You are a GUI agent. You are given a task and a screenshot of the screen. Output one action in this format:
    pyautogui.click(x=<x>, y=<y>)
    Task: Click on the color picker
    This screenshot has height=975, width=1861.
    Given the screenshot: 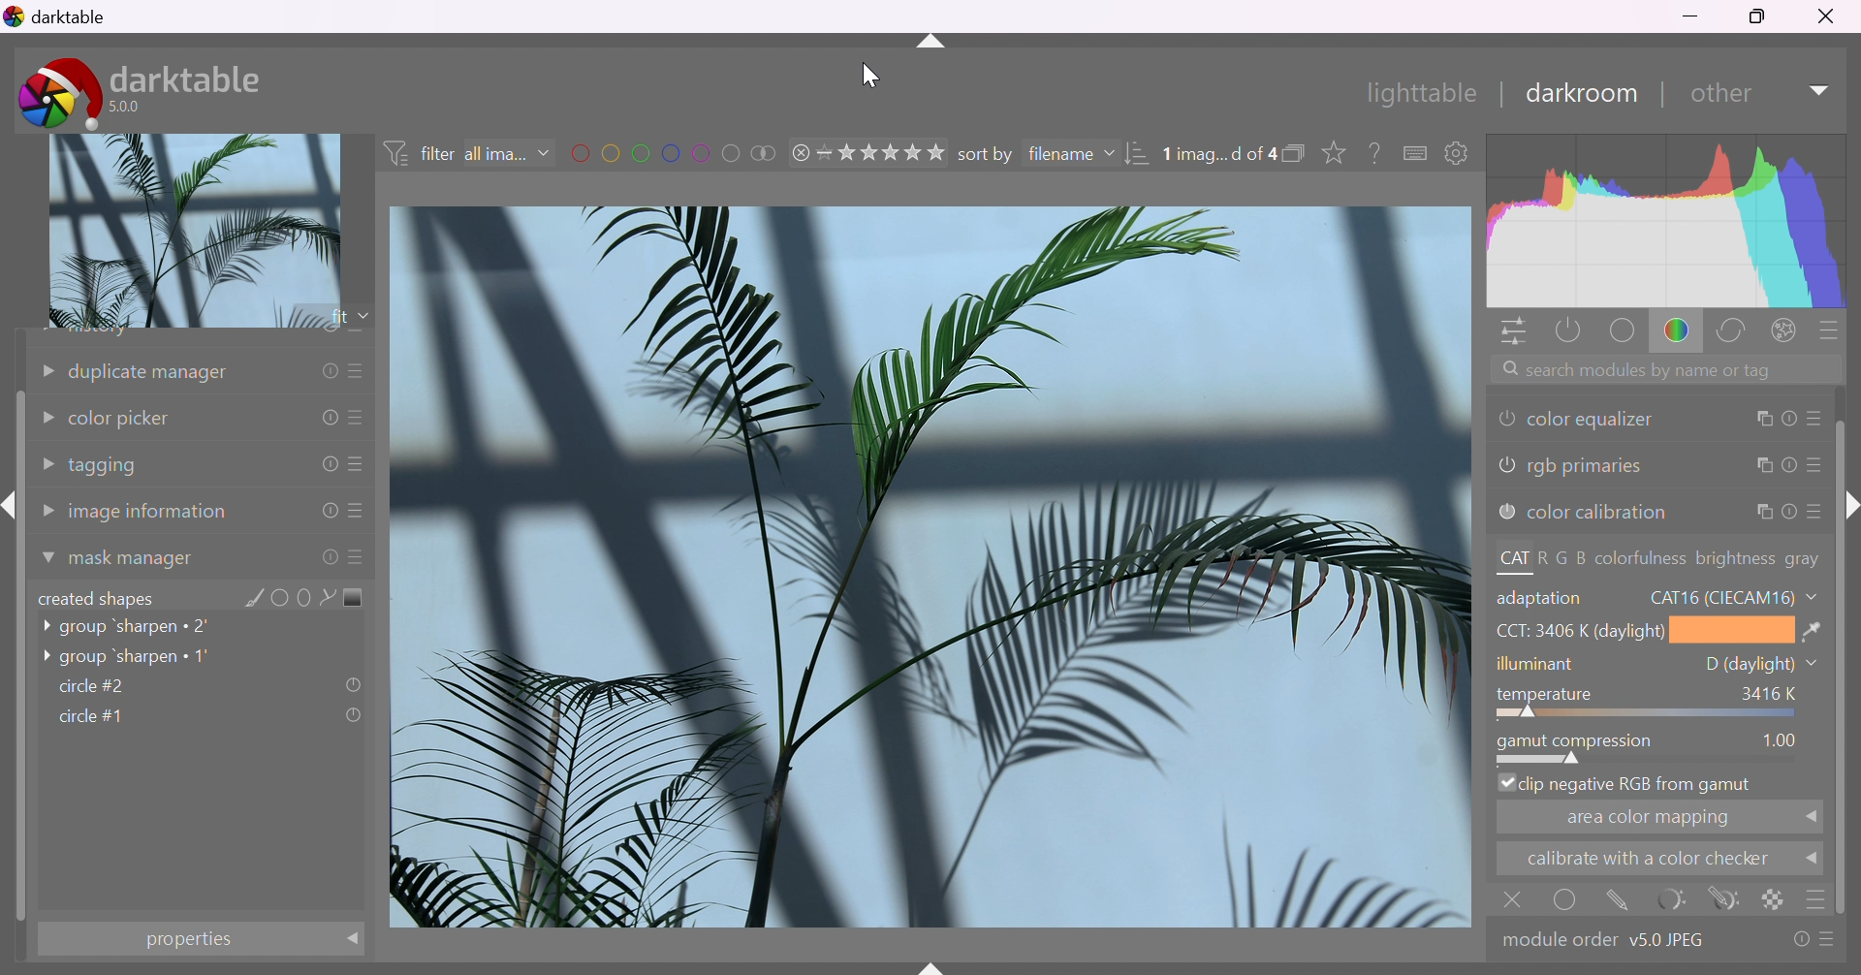 What is the action you would take?
    pyautogui.click(x=201, y=420)
    